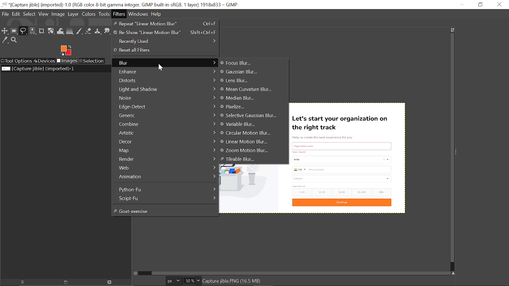 This screenshot has height=286, width=509. Describe the element at coordinates (5, 41) in the screenshot. I see `Color picker tool` at that location.